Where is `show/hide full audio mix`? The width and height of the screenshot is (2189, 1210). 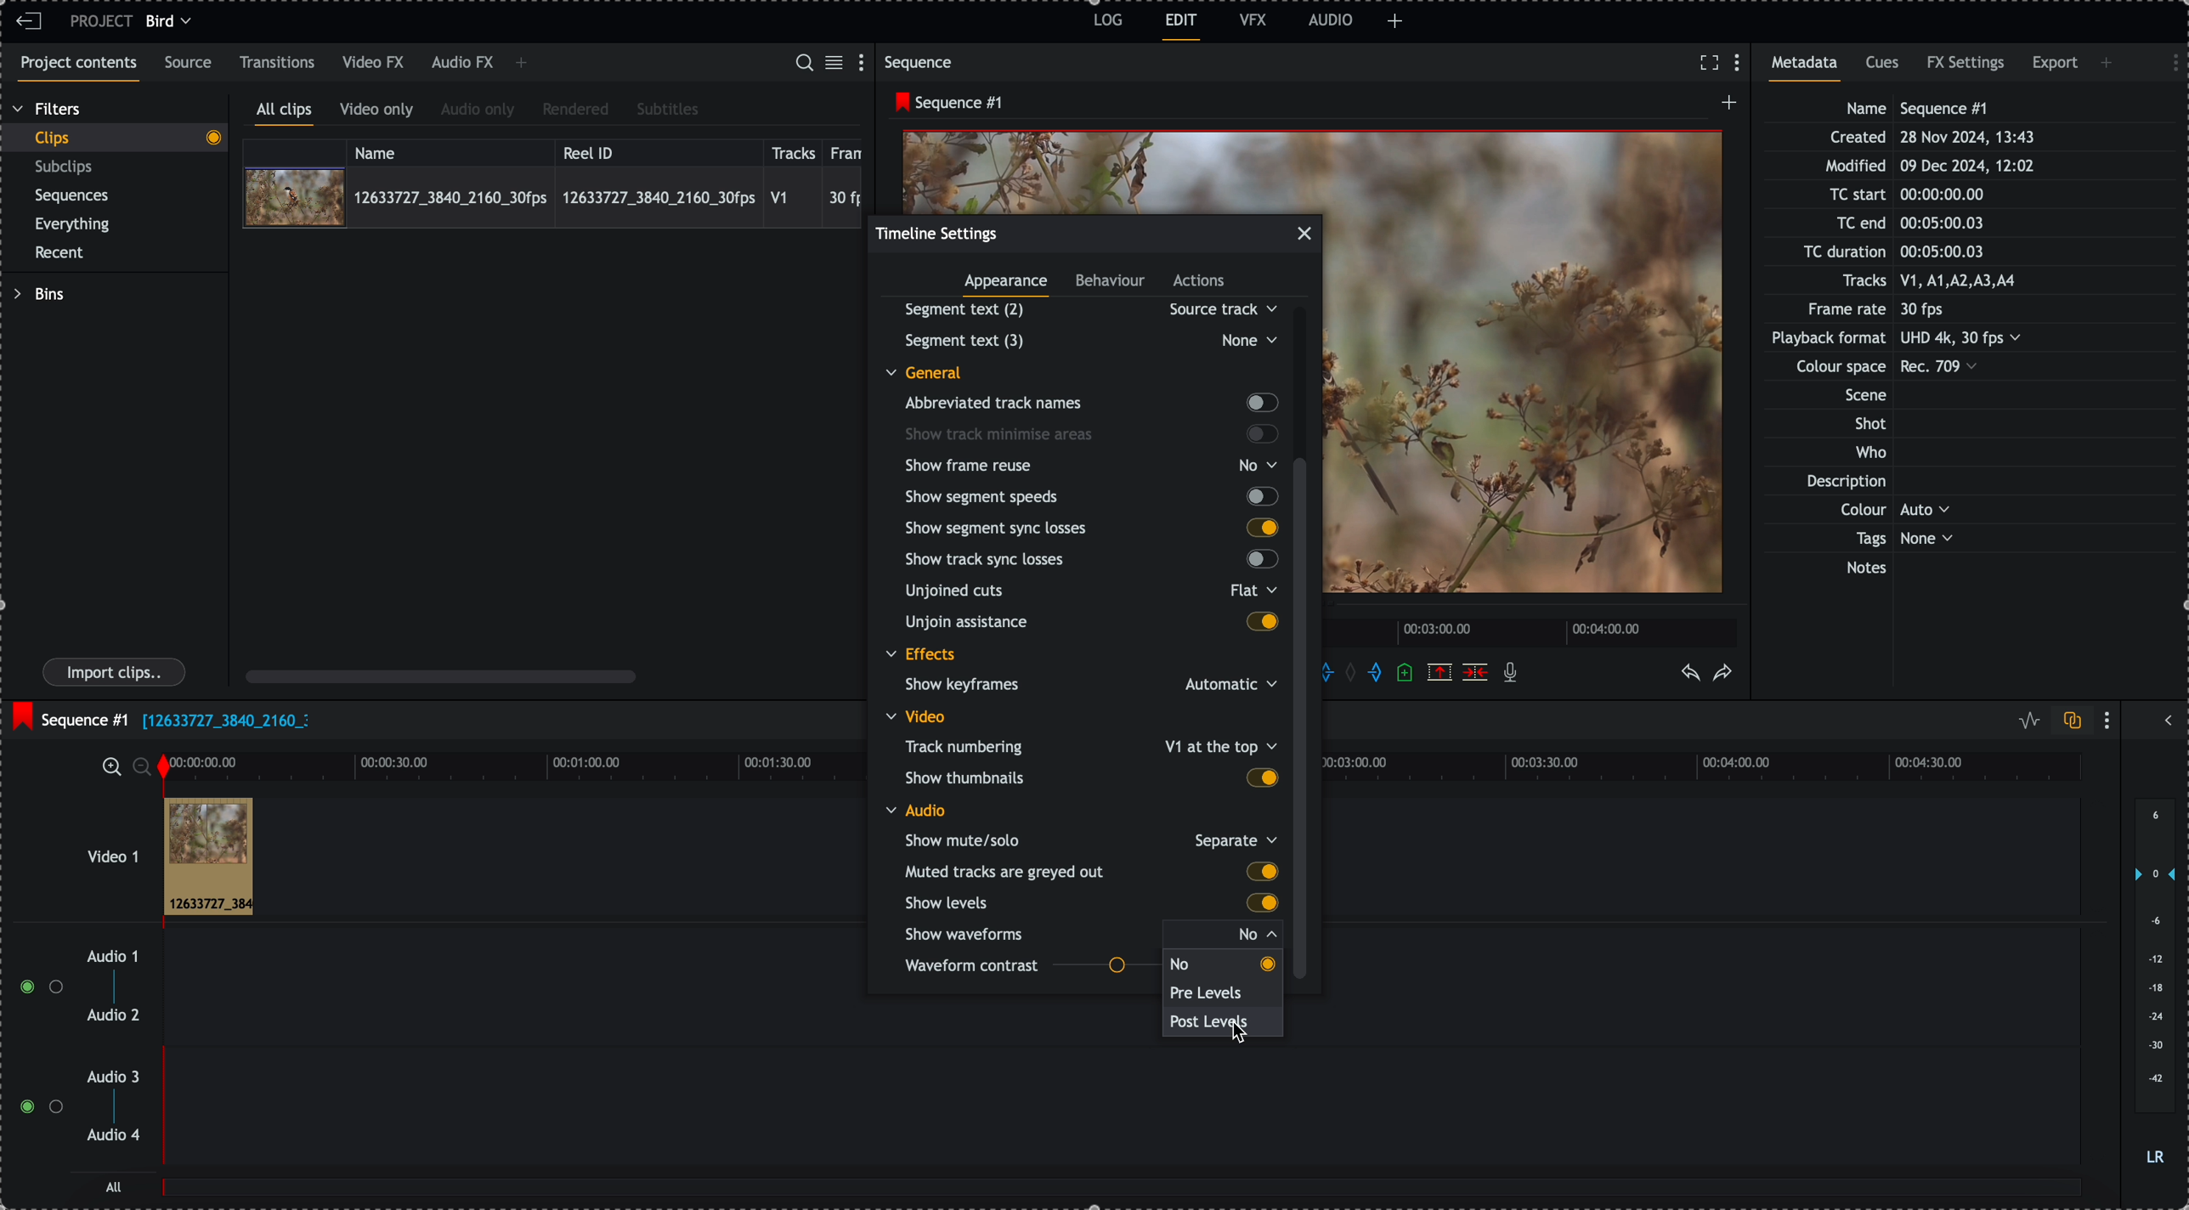
show/hide full audio mix is located at coordinates (2166, 718).